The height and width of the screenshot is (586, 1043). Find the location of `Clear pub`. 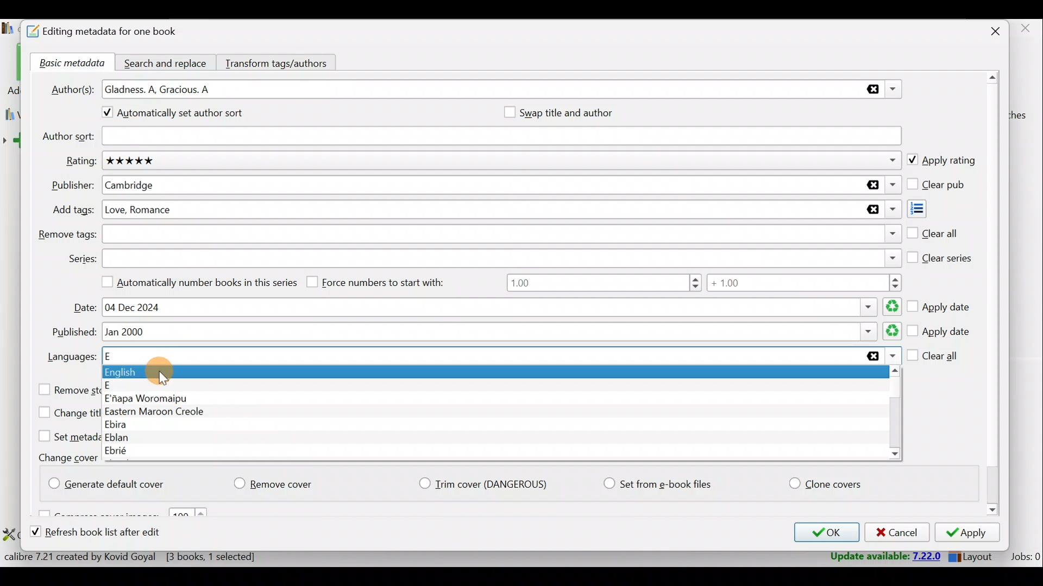

Clear pub is located at coordinates (938, 185).